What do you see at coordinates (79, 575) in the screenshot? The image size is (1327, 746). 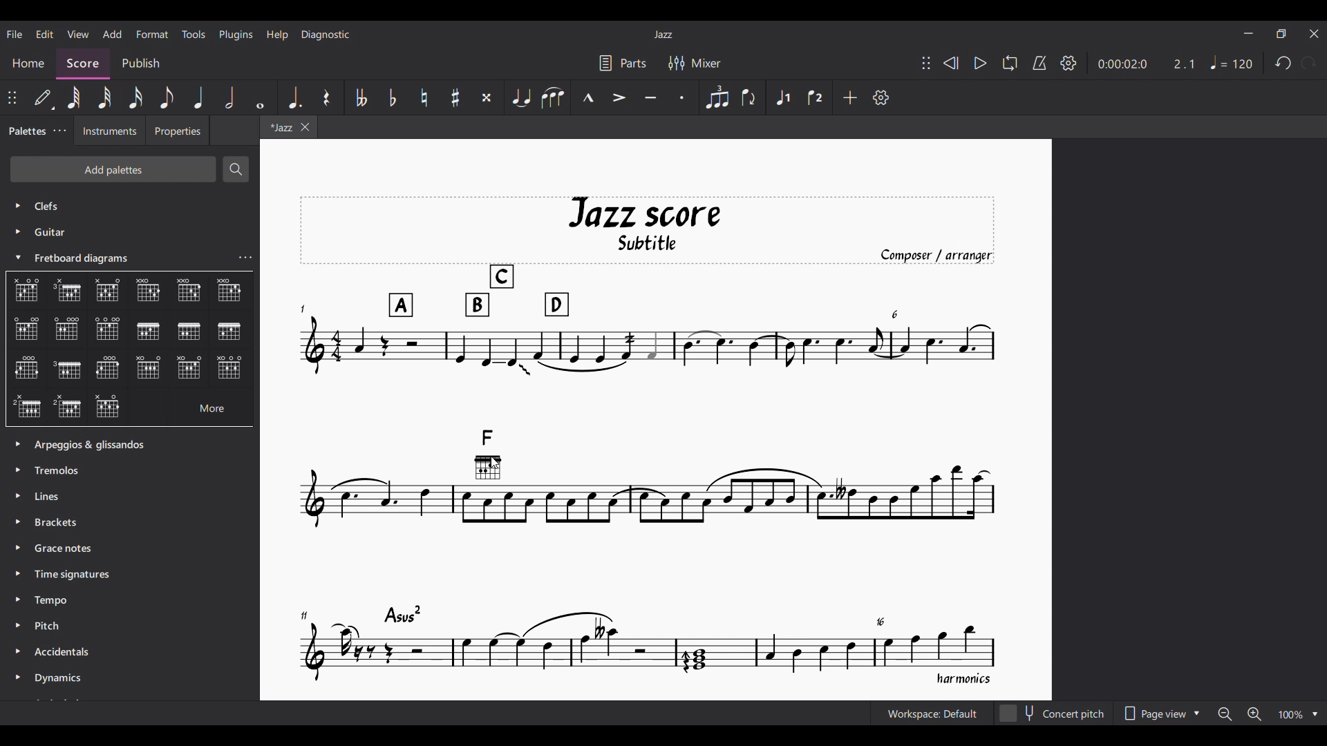 I see `Time` at bounding box center [79, 575].